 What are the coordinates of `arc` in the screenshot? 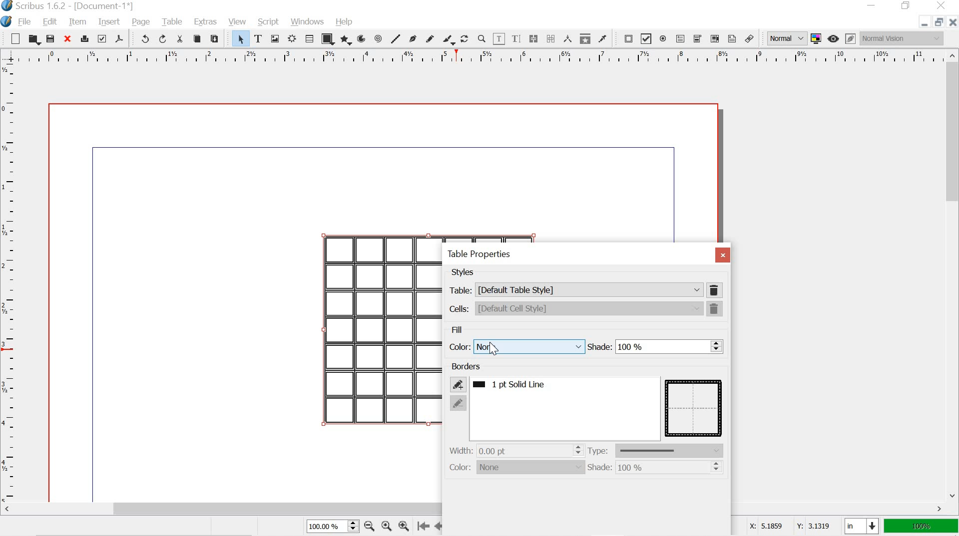 It's located at (360, 38).